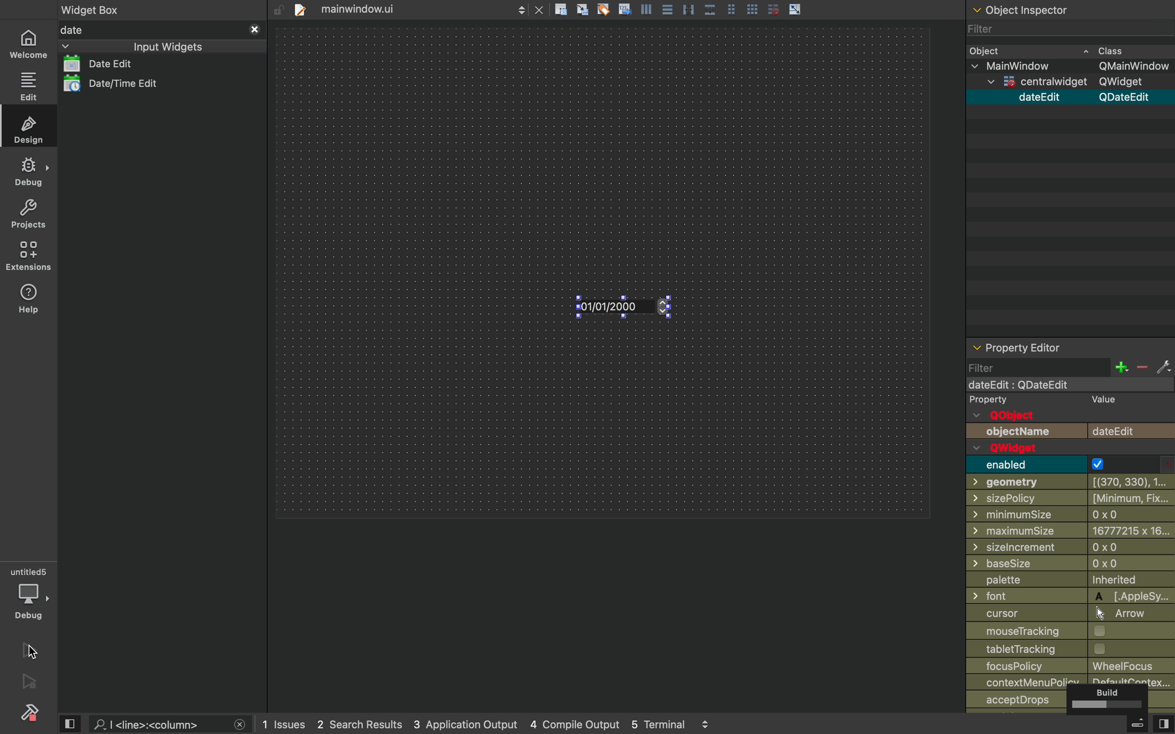 The width and height of the screenshot is (1175, 734). Describe the element at coordinates (1072, 483) in the screenshot. I see `geometry` at that location.